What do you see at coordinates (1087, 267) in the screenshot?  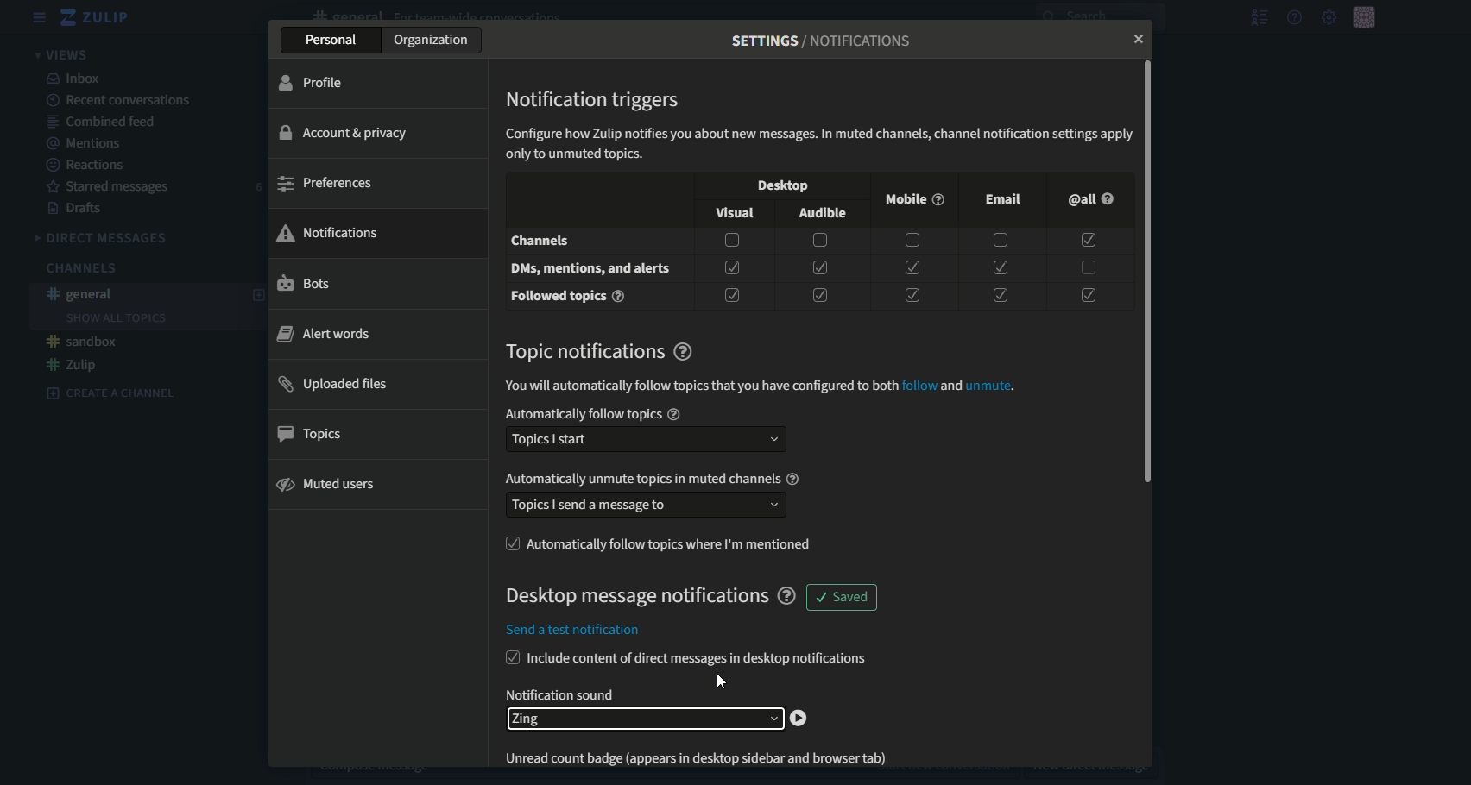 I see `checkbox` at bounding box center [1087, 267].